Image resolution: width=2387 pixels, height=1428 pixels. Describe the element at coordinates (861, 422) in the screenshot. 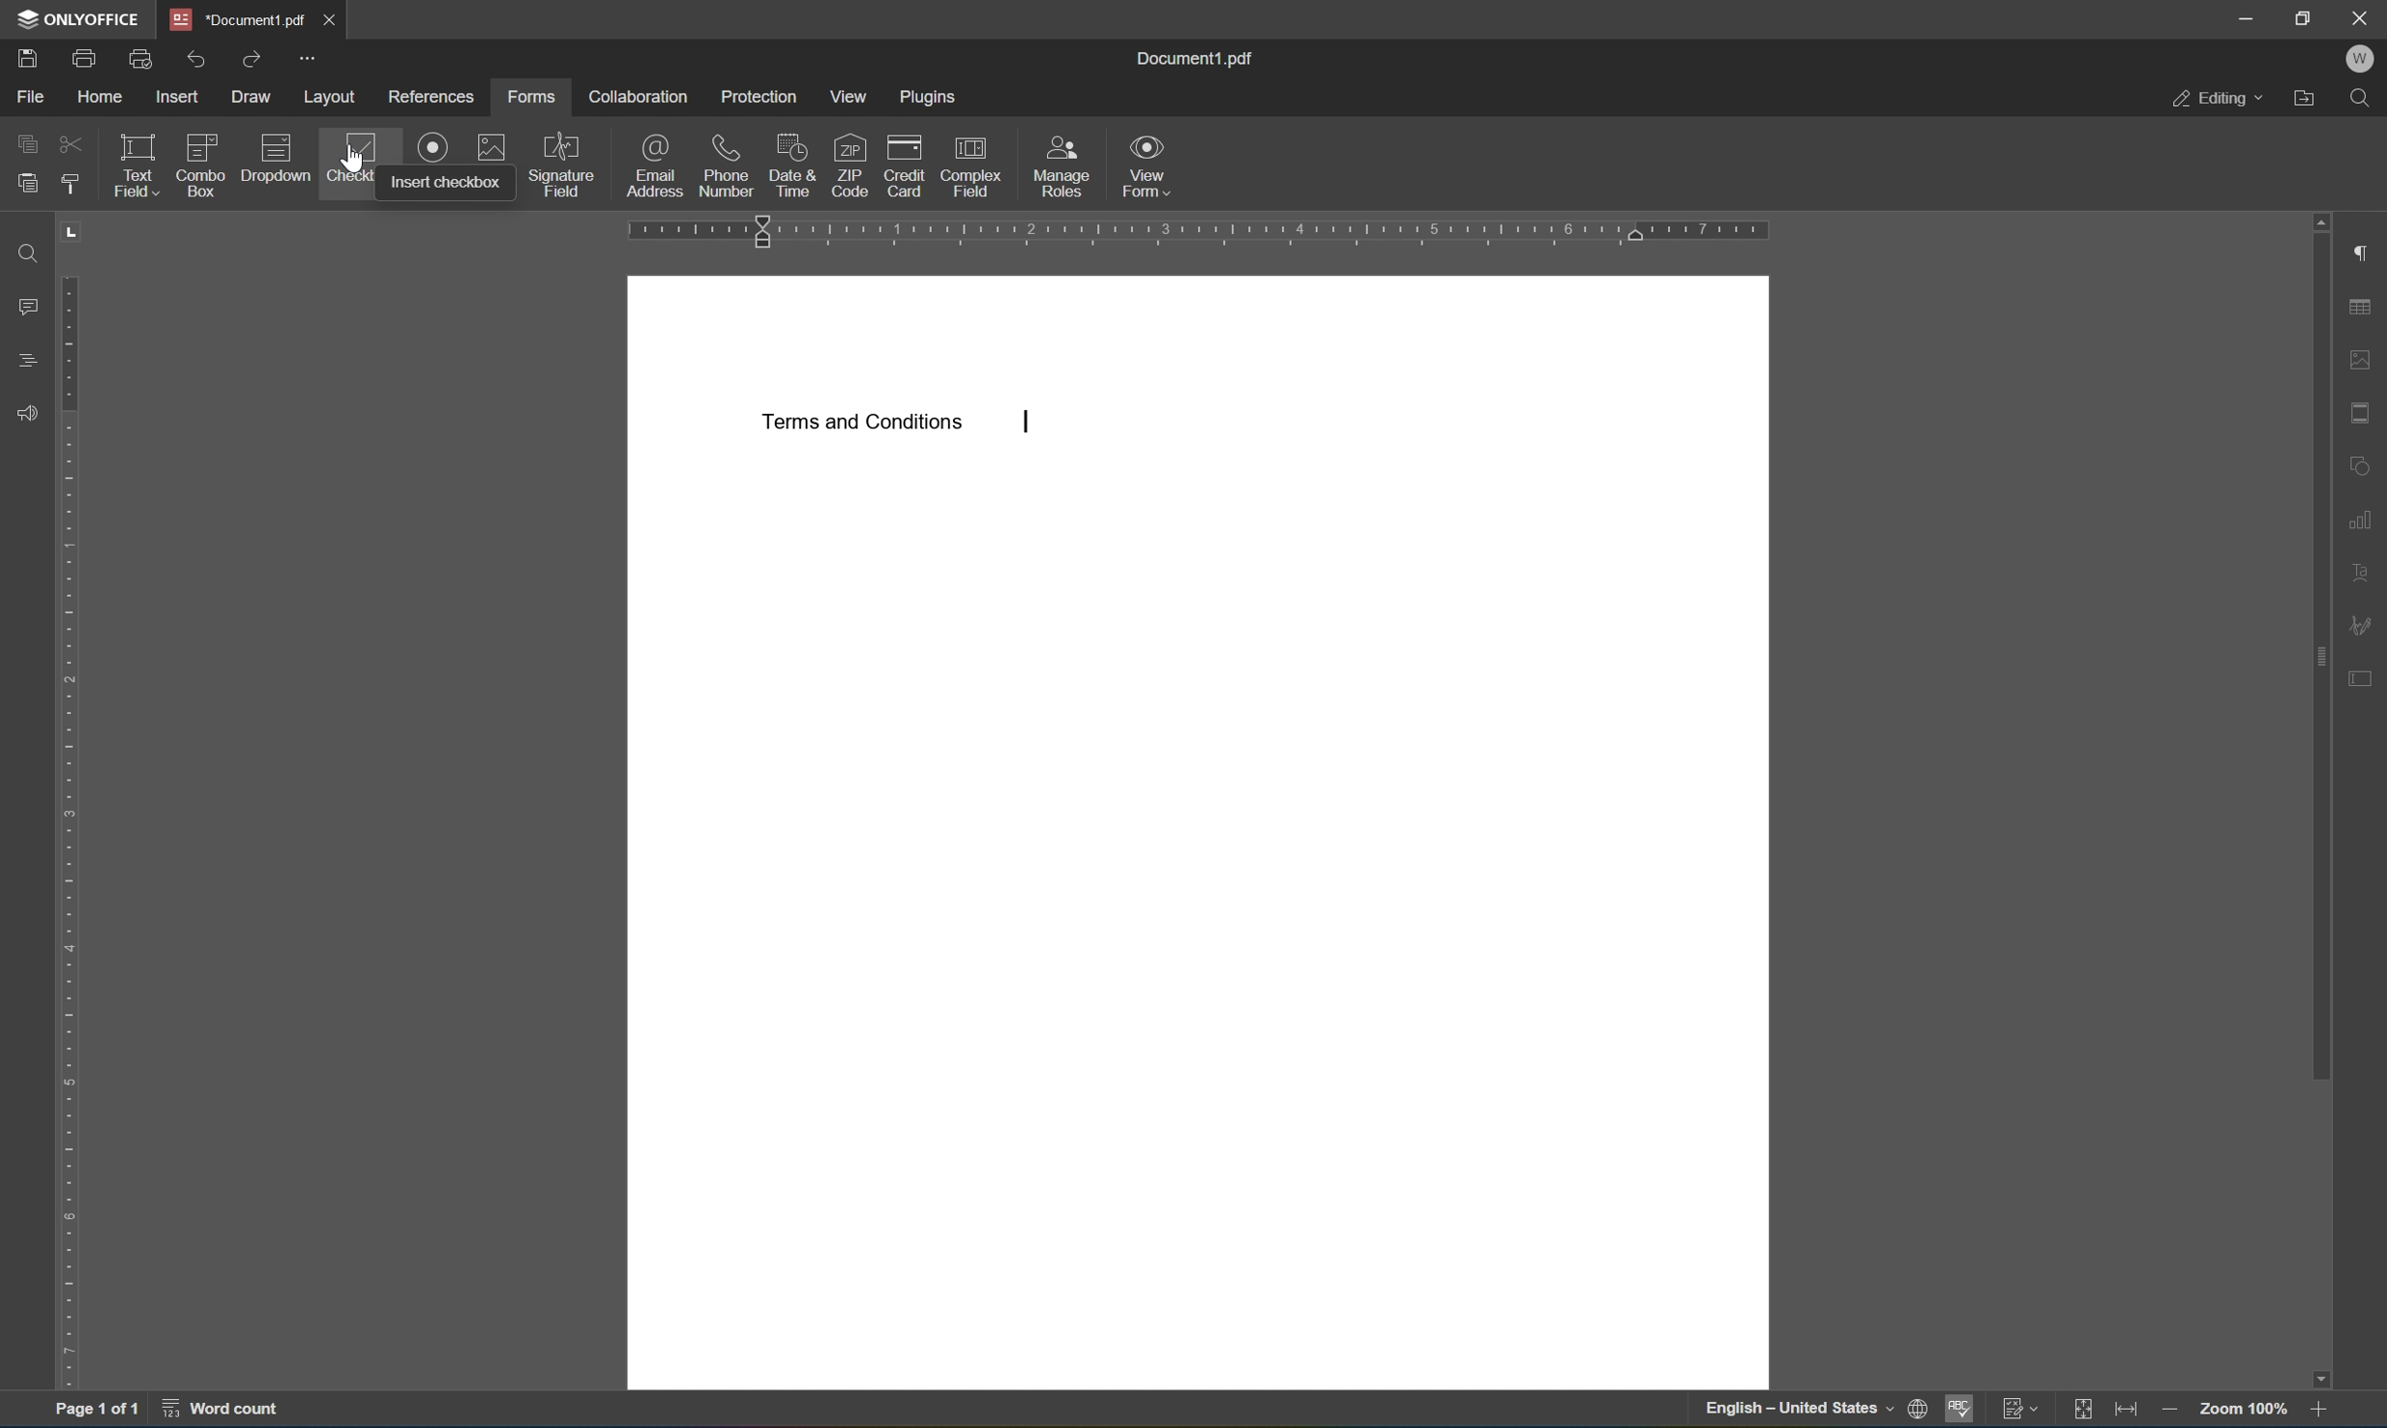

I see `Terms and conditions` at that location.